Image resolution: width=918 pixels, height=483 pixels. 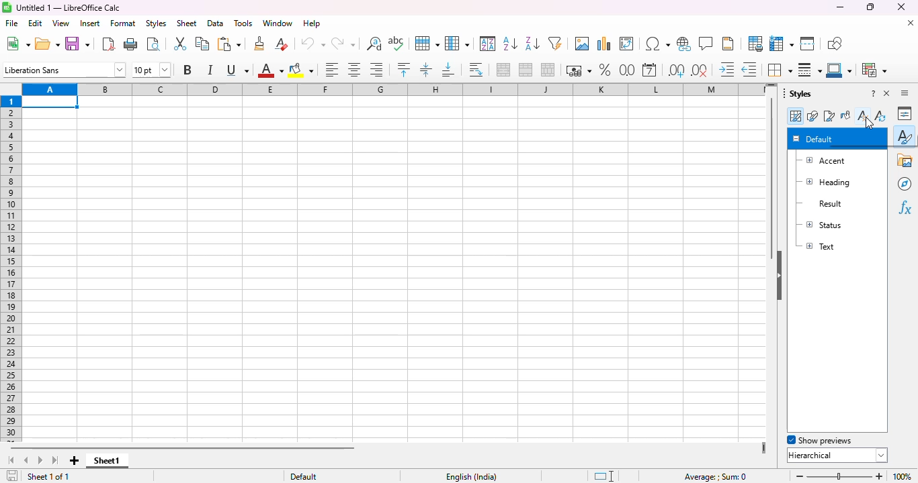 I want to click on horizontal scroll bar, so click(x=216, y=448).